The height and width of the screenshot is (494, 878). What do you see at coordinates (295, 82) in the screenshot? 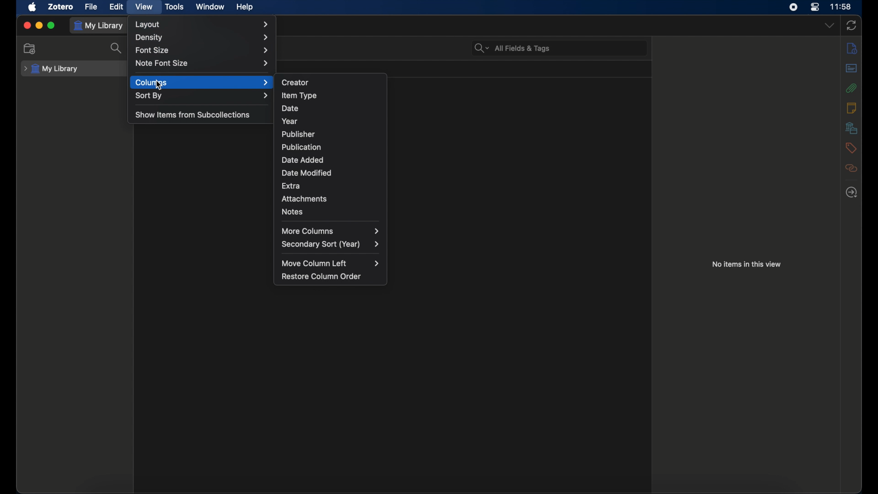
I see `creator` at bounding box center [295, 82].